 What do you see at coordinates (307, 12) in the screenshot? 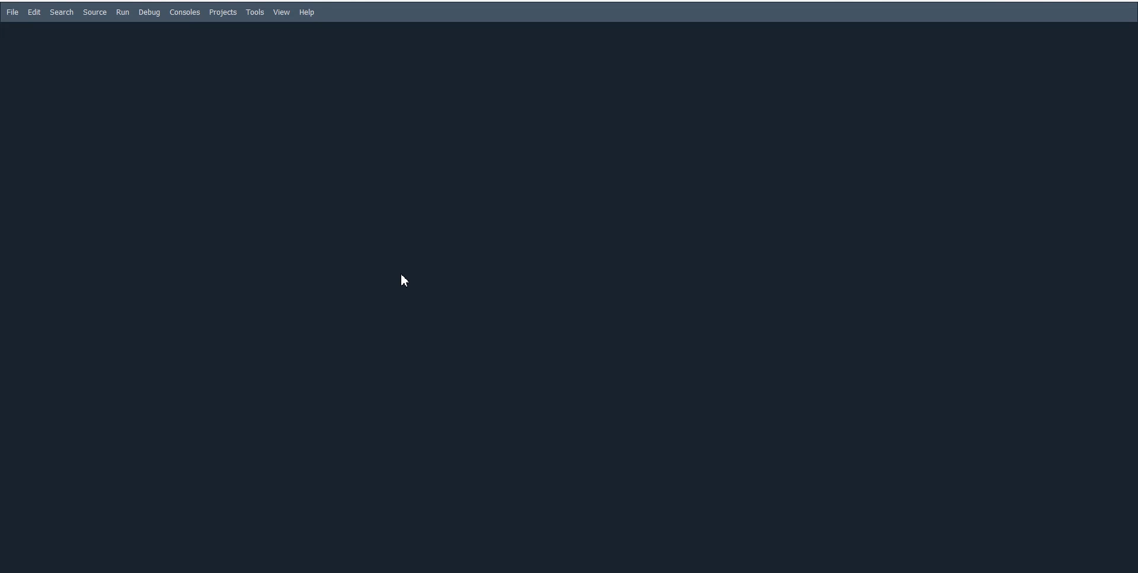
I see `Help` at bounding box center [307, 12].